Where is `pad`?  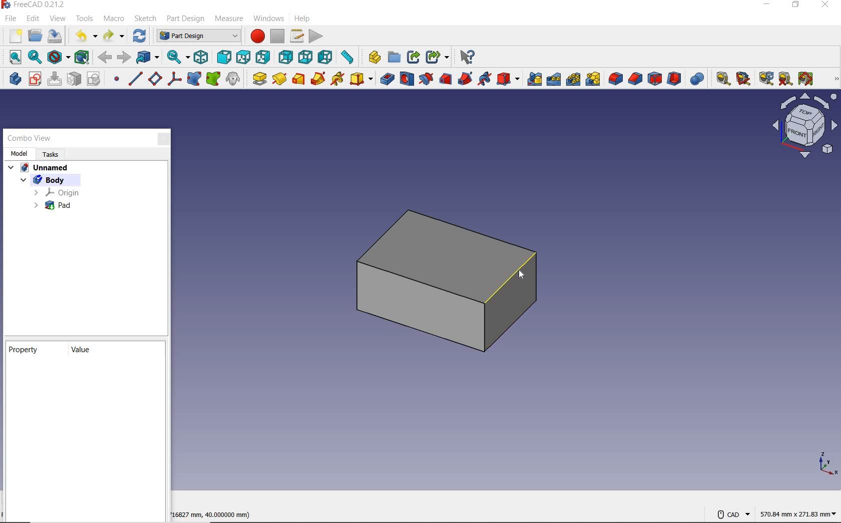 pad is located at coordinates (53, 205).